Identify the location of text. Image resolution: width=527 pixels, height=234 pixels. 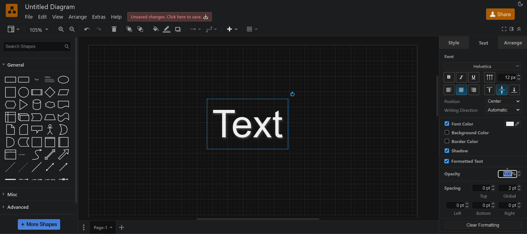
(252, 119).